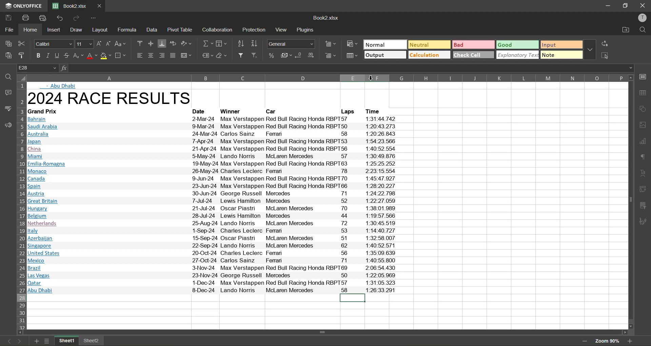 This screenshot has width=651, height=346. I want to click on filename, so click(327, 19).